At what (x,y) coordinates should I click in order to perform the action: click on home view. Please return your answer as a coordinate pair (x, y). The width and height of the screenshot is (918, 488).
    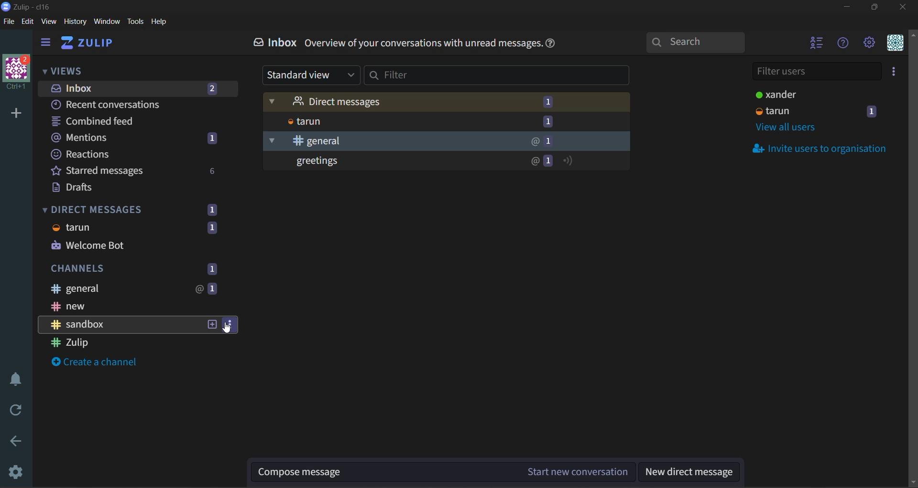
    Looking at the image, I should click on (89, 44).